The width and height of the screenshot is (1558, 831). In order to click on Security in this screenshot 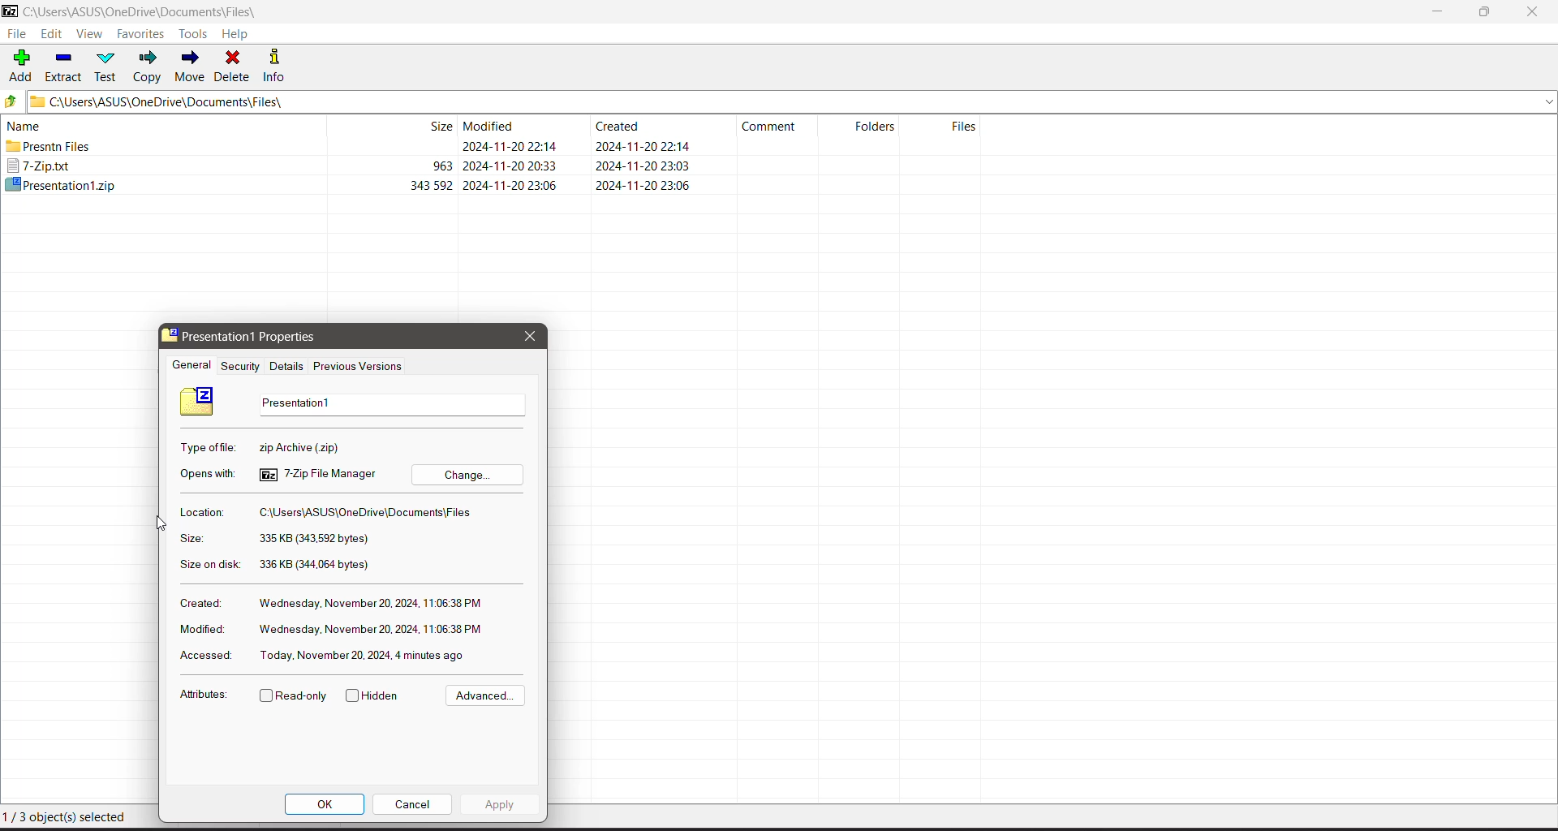, I will do `click(240, 365)`.